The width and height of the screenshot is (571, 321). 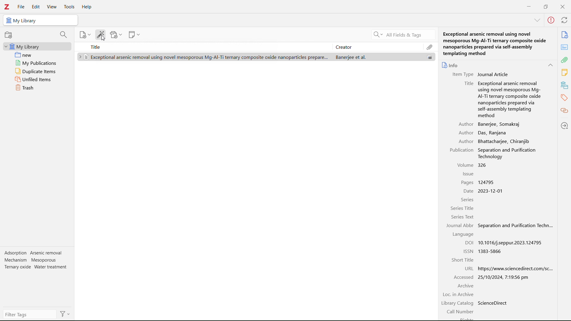 What do you see at coordinates (101, 34) in the screenshot?
I see `add items by identifiers` at bounding box center [101, 34].